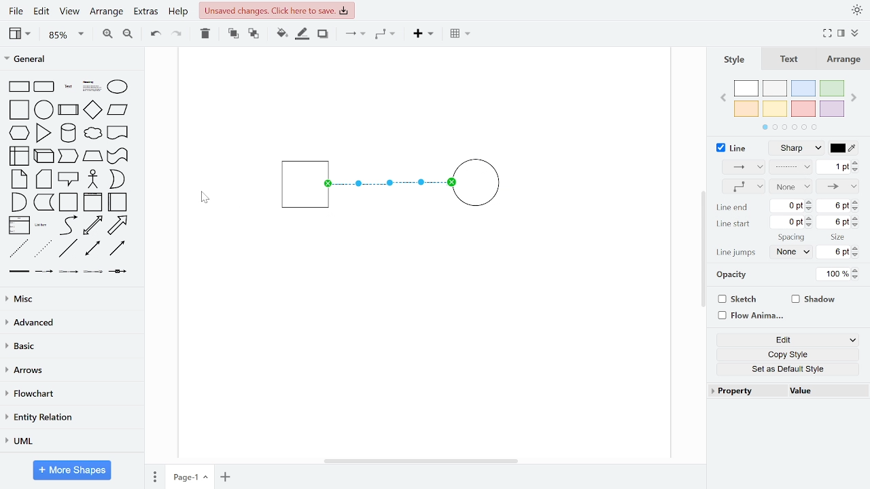 The height and width of the screenshot is (489, 870). I want to click on line end, so click(839, 185).